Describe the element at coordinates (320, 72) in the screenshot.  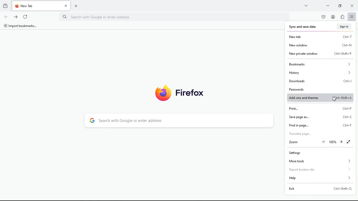
I see `history` at that location.